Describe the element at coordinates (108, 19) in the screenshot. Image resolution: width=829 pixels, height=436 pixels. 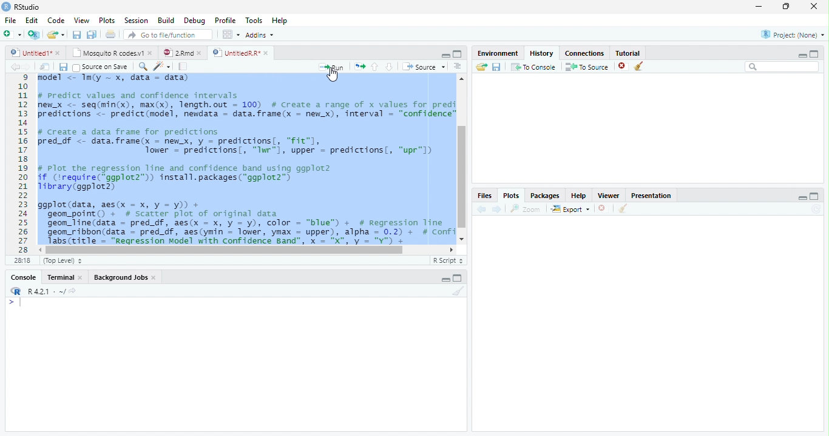
I see `Plots` at that location.